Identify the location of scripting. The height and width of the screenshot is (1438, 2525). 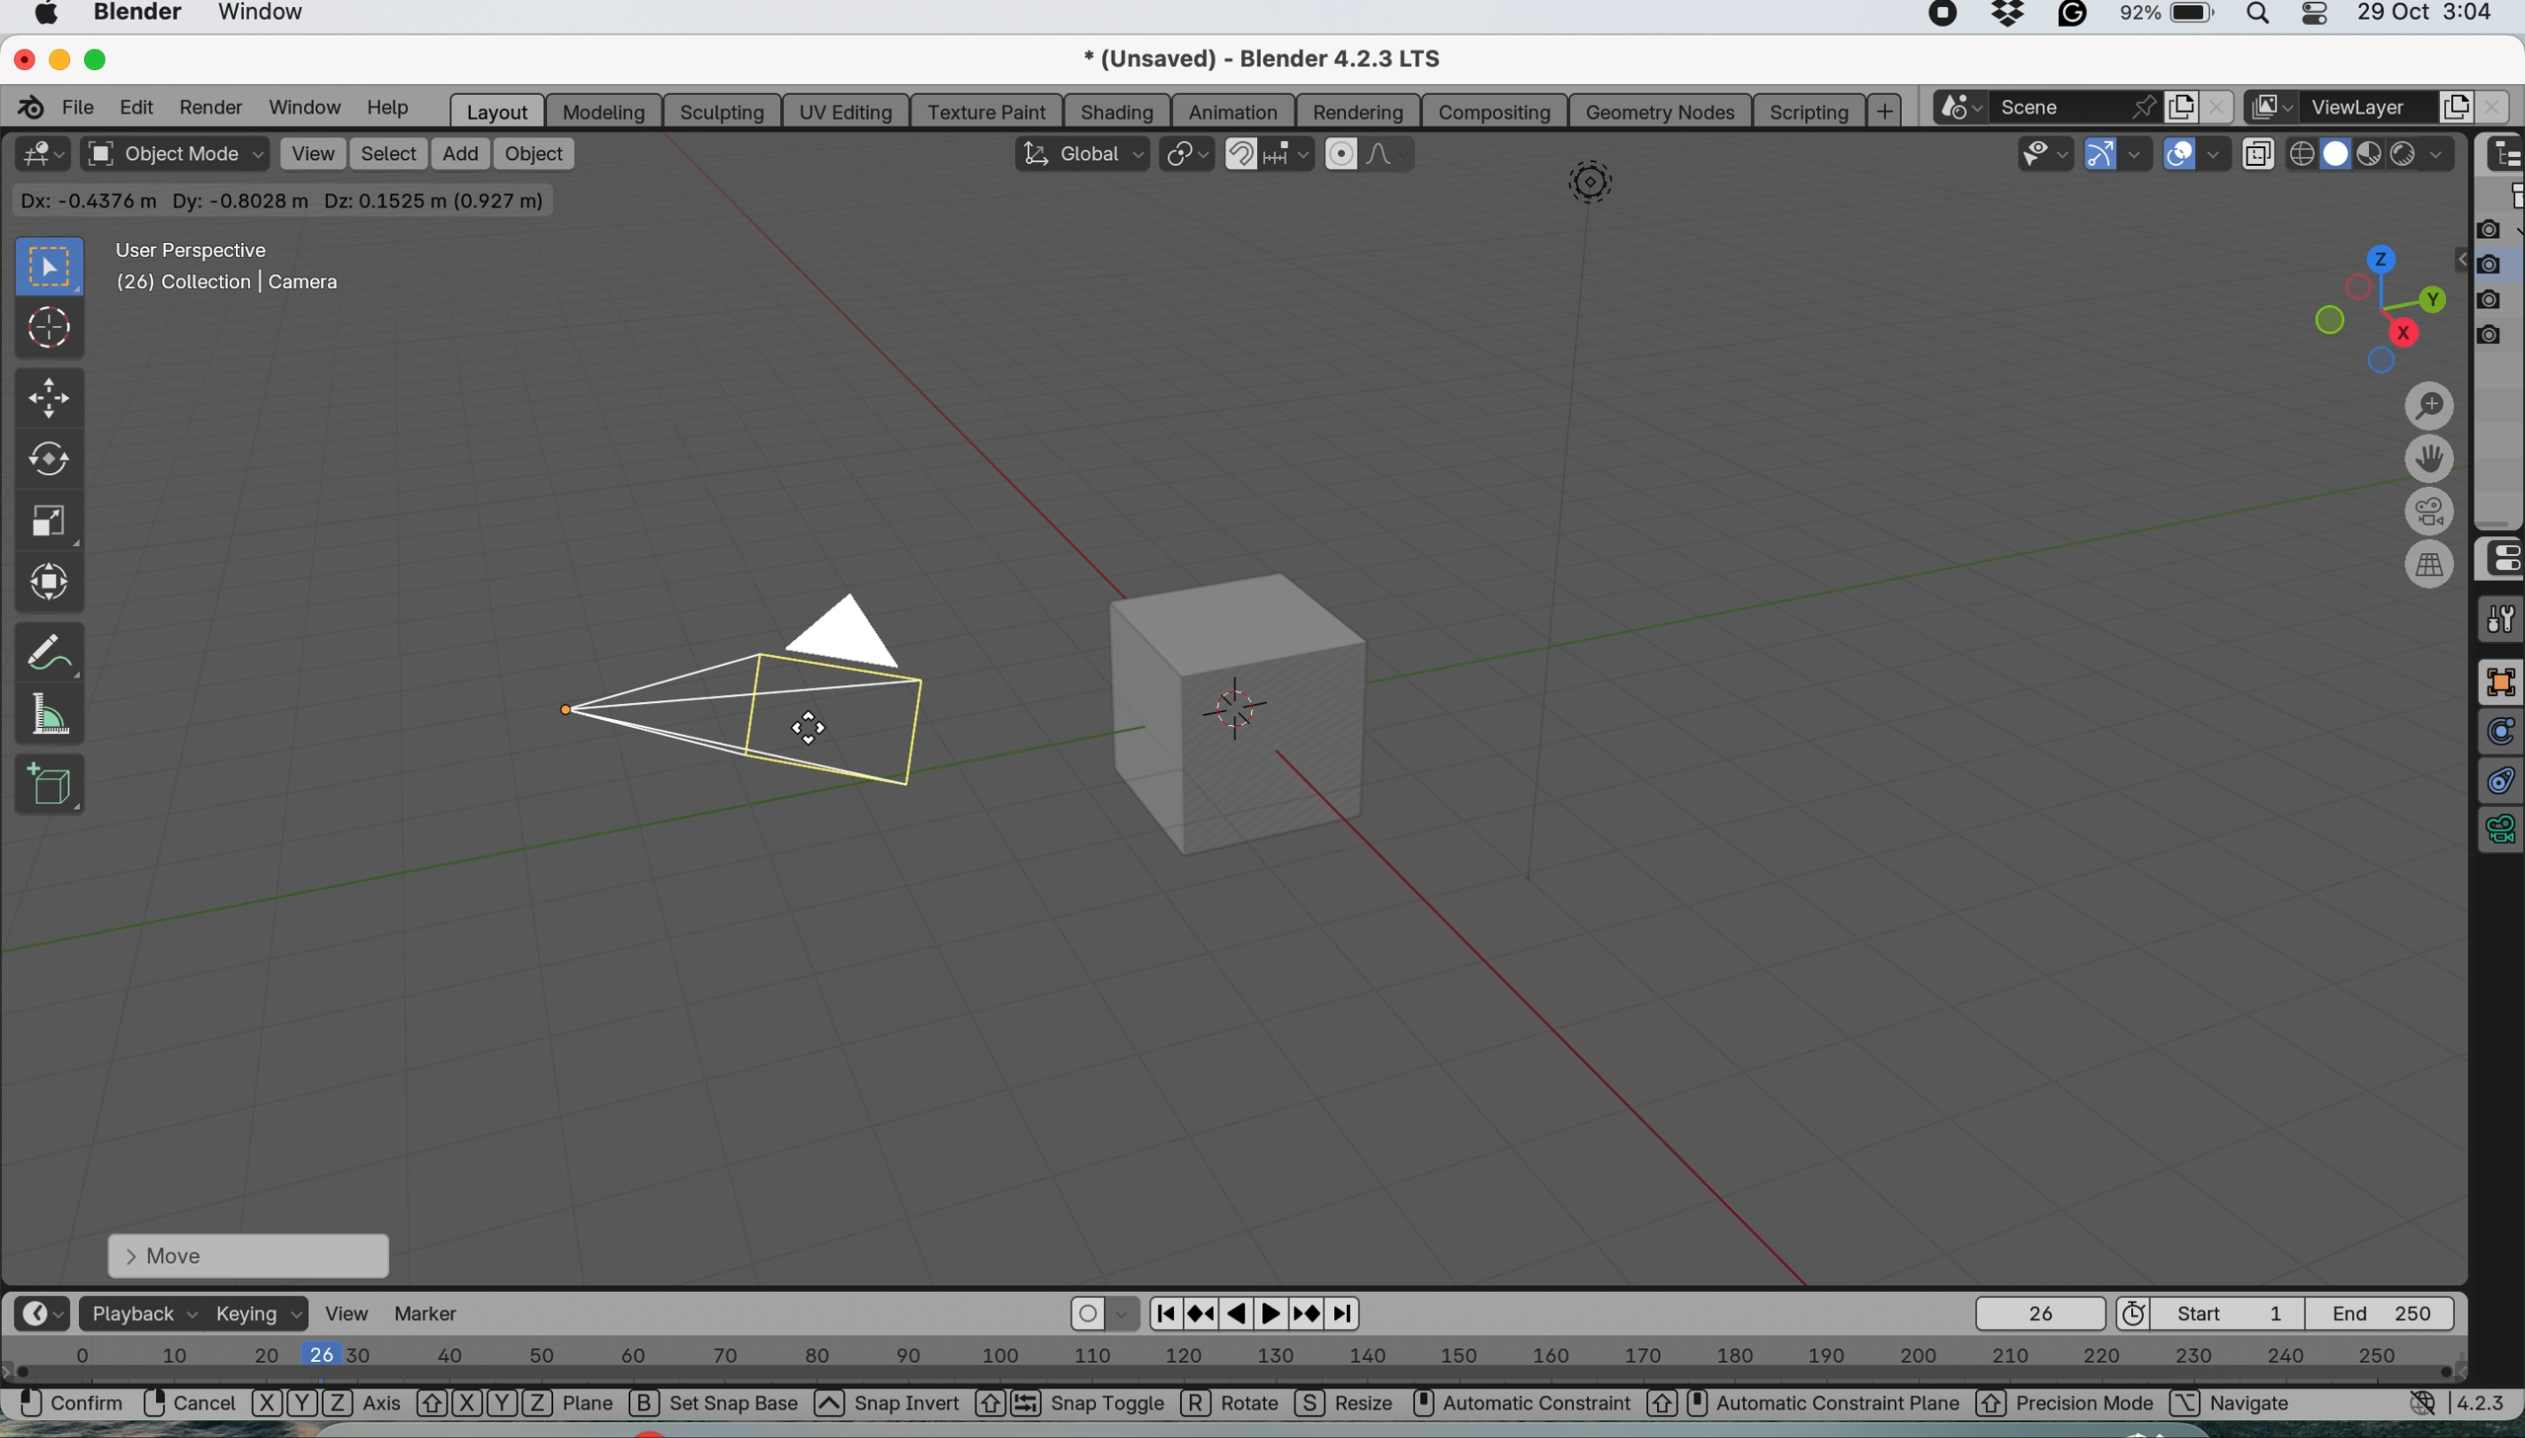
(1806, 110).